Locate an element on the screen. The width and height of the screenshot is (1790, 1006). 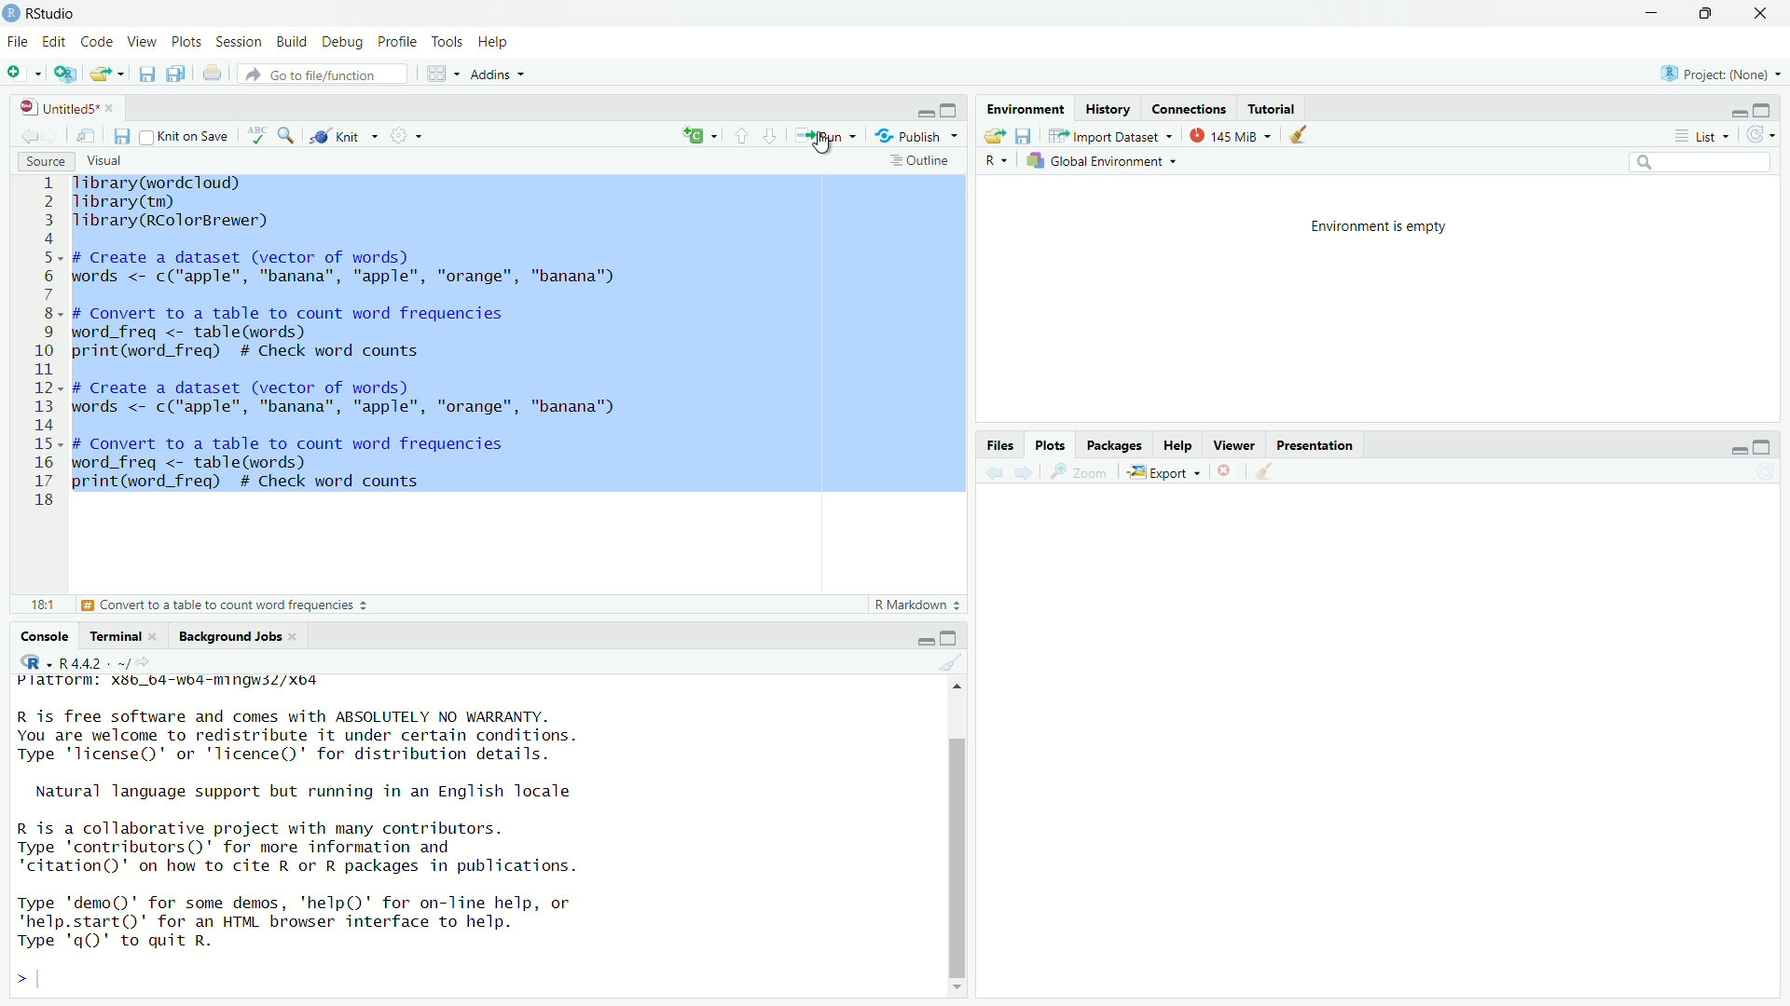
Plots is located at coordinates (1051, 444).